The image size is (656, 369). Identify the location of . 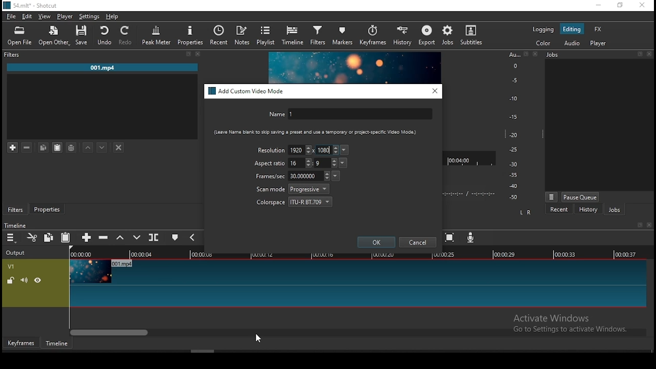
(651, 225).